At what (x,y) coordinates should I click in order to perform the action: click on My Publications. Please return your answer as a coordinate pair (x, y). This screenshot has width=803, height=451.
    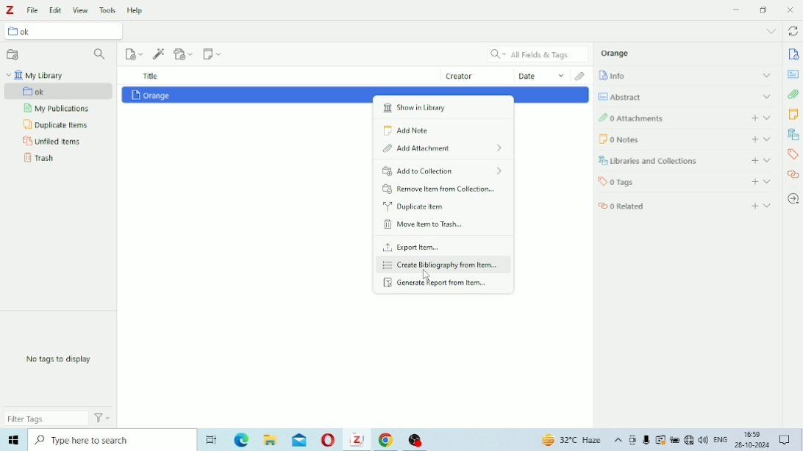
    Looking at the image, I should click on (56, 109).